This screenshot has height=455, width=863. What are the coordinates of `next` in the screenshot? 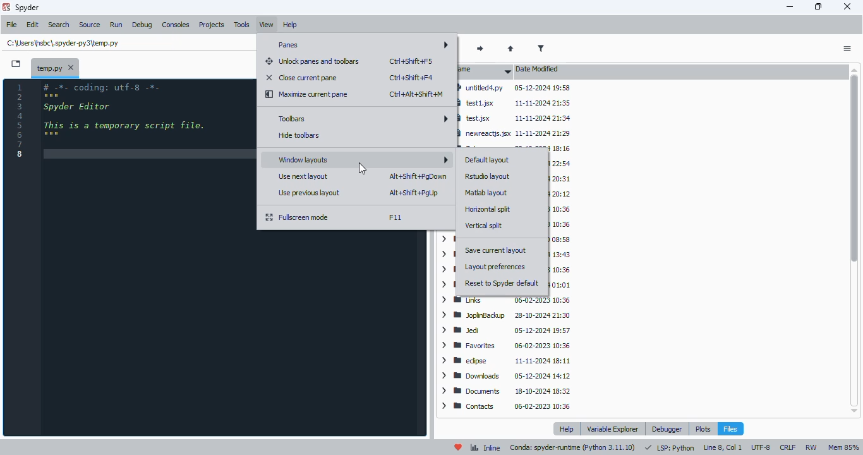 It's located at (480, 49).